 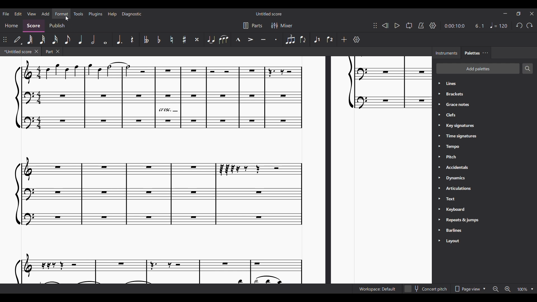 I want to click on Score name, so click(x=269, y=13).